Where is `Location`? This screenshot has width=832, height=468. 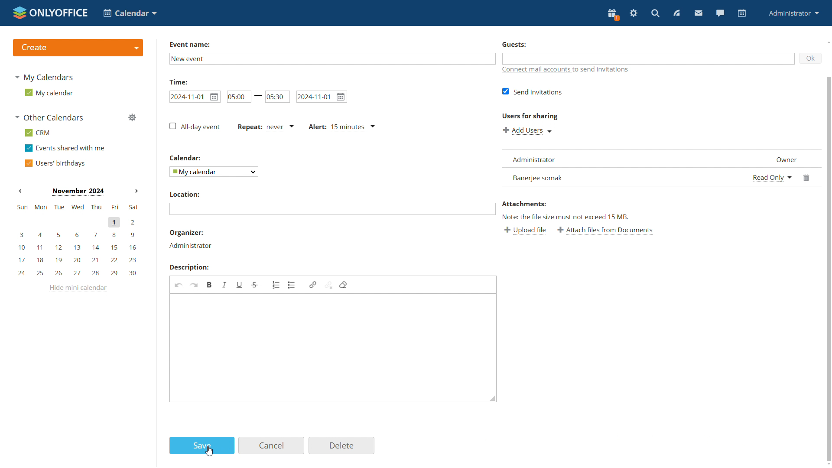 Location is located at coordinates (184, 194).